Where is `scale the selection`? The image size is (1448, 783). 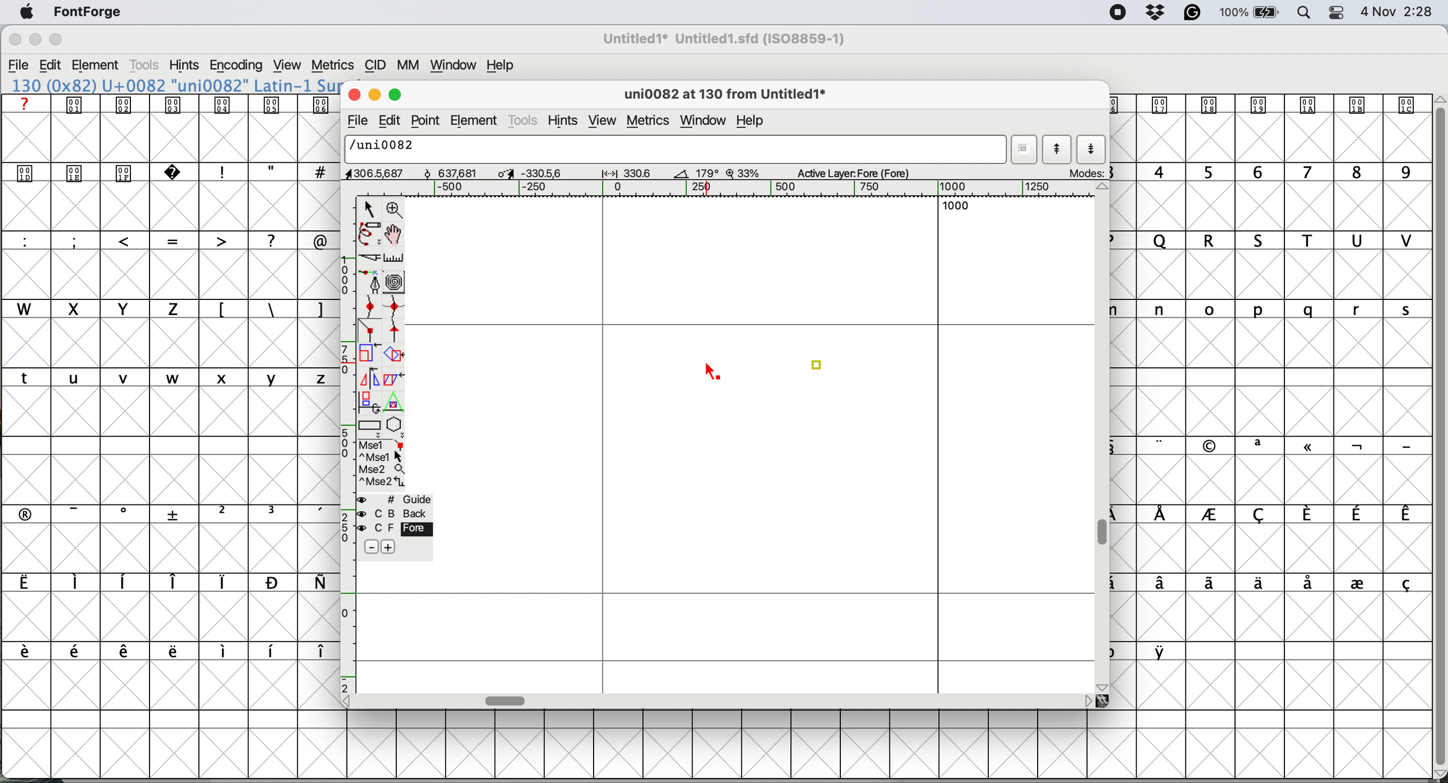
scale the selection is located at coordinates (370, 356).